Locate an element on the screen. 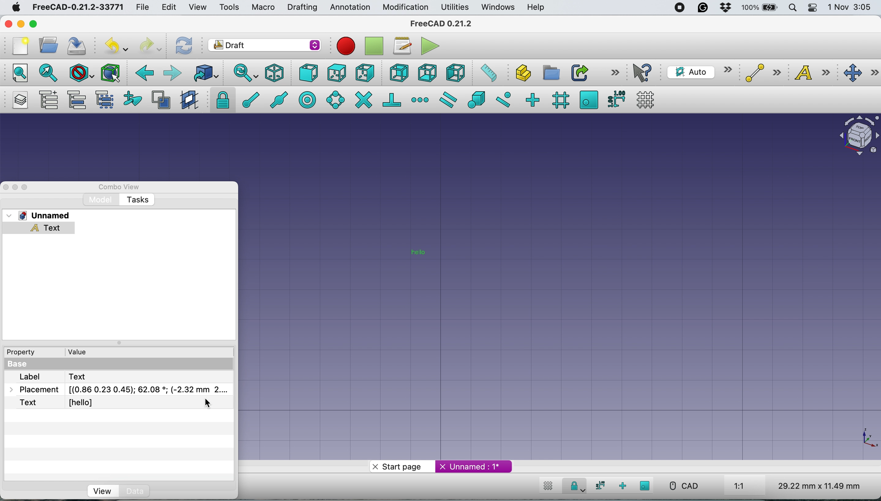 This screenshot has width=881, height=501. left is located at coordinates (453, 72).